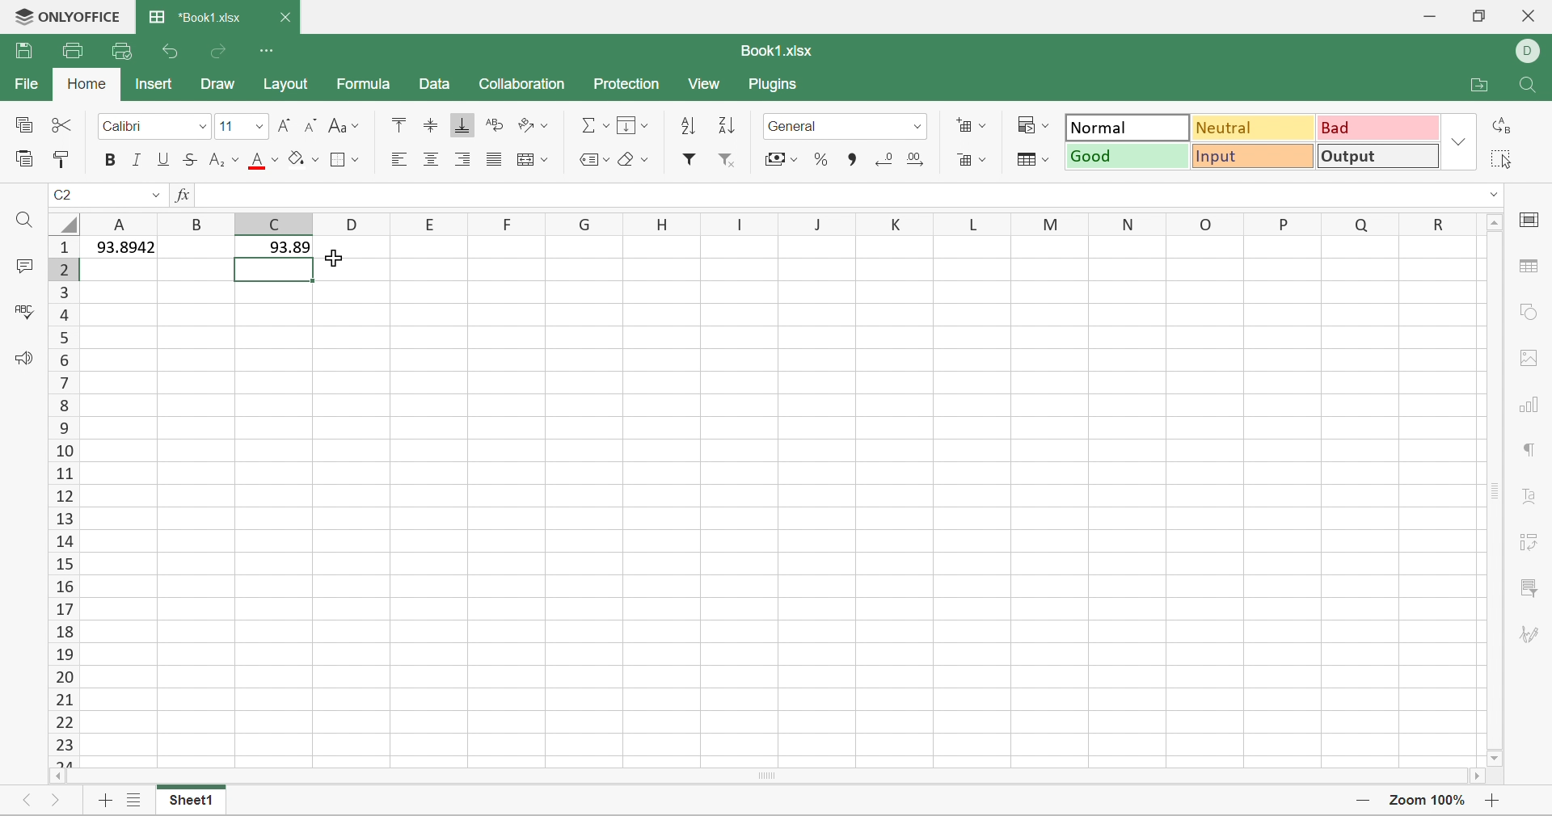 Image resolution: width=1552 pixels, height=816 pixels. Describe the element at coordinates (778, 49) in the screenshot. I see `Book1.xlsx` at that location.